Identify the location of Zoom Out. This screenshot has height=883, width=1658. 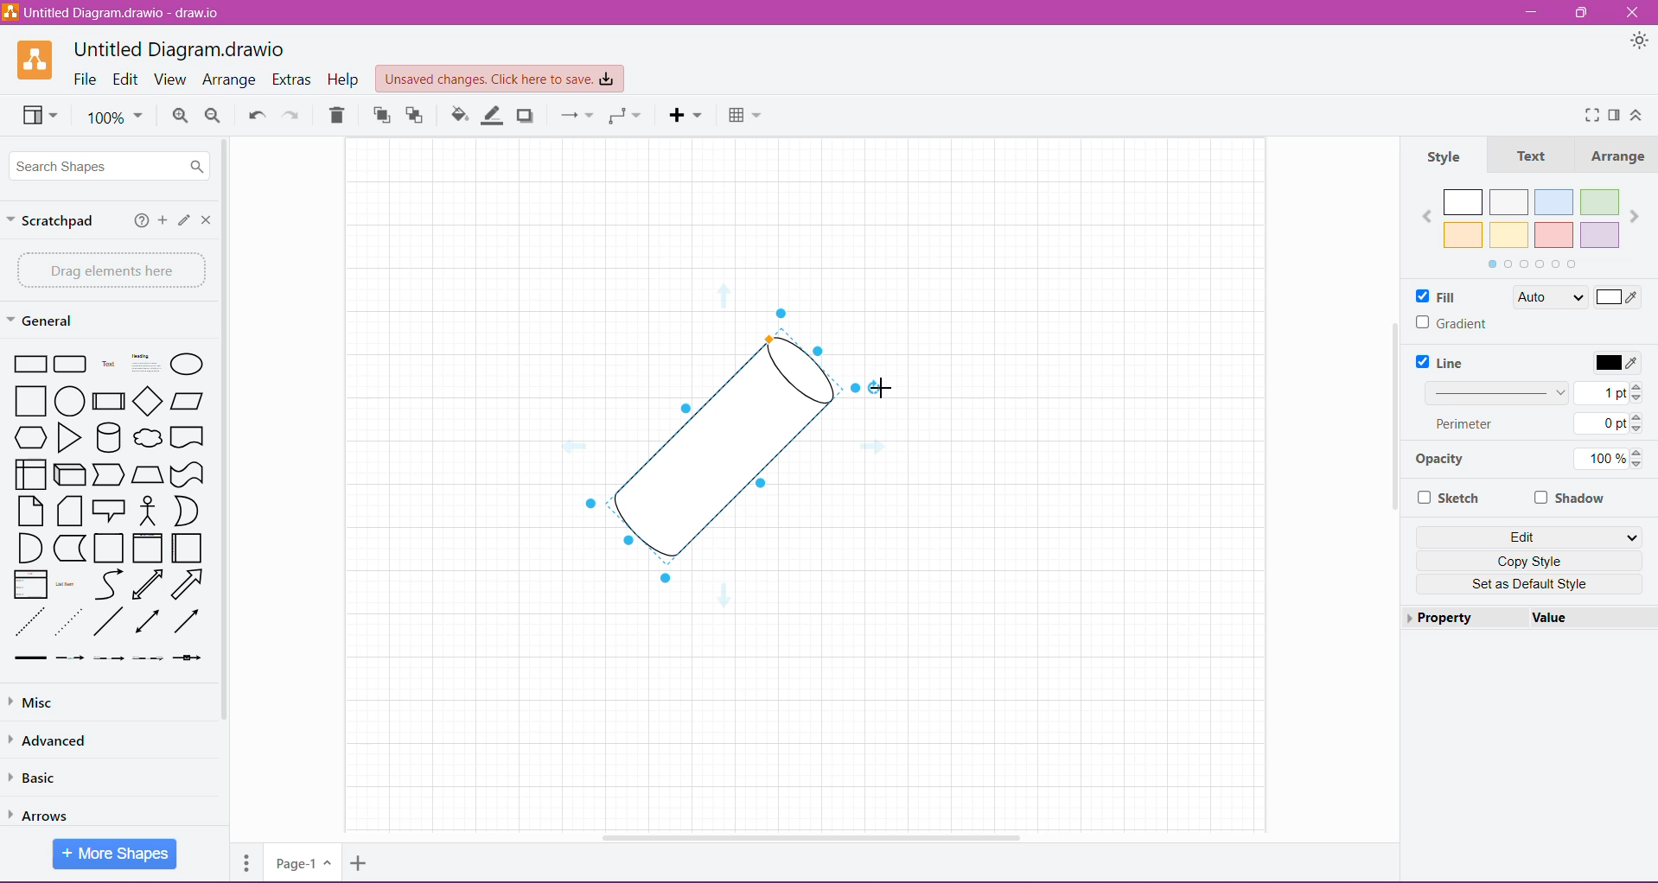
(214, 117).